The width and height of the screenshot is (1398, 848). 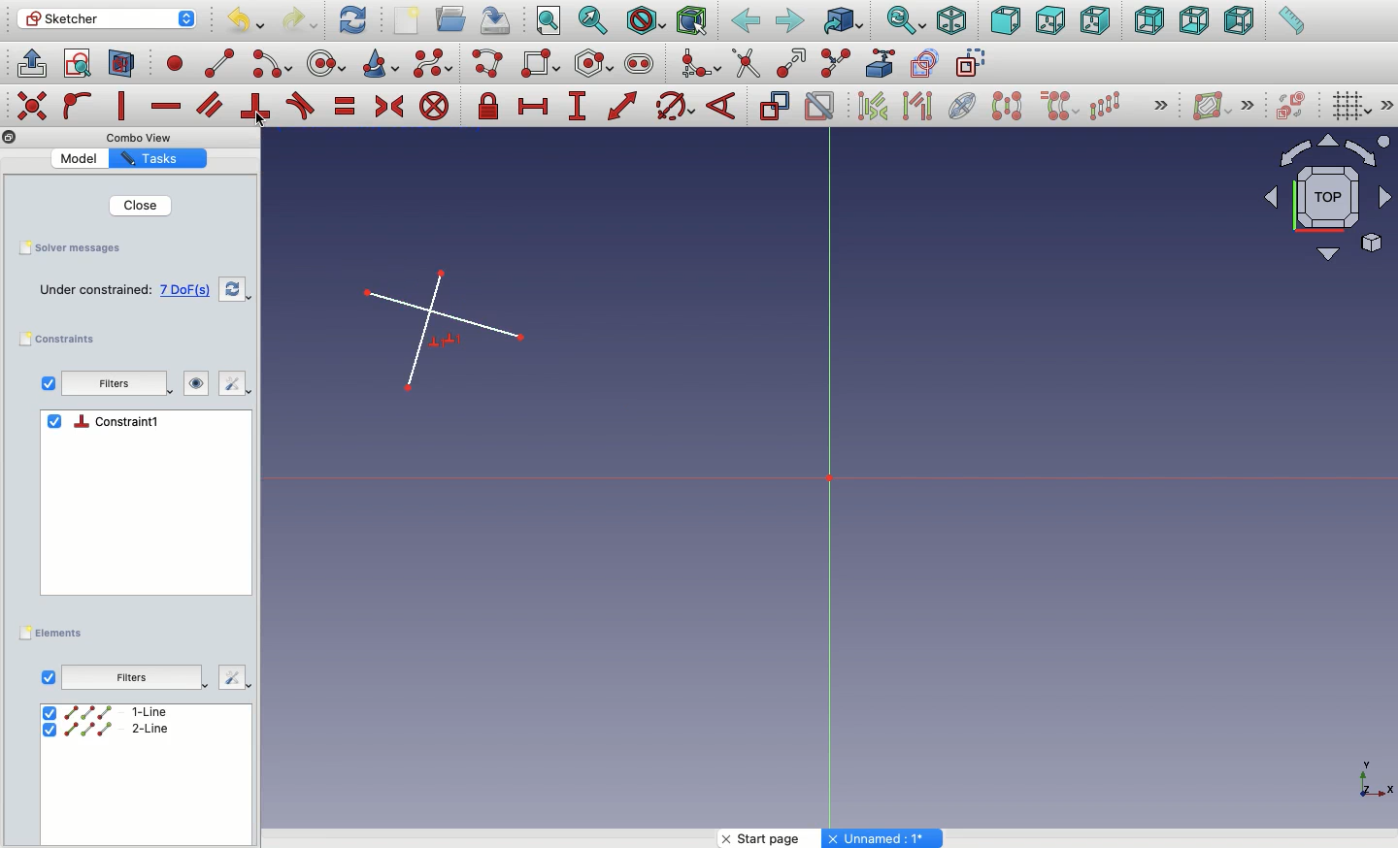 I want to click on Constrain angle, so click(x=723, y=106).